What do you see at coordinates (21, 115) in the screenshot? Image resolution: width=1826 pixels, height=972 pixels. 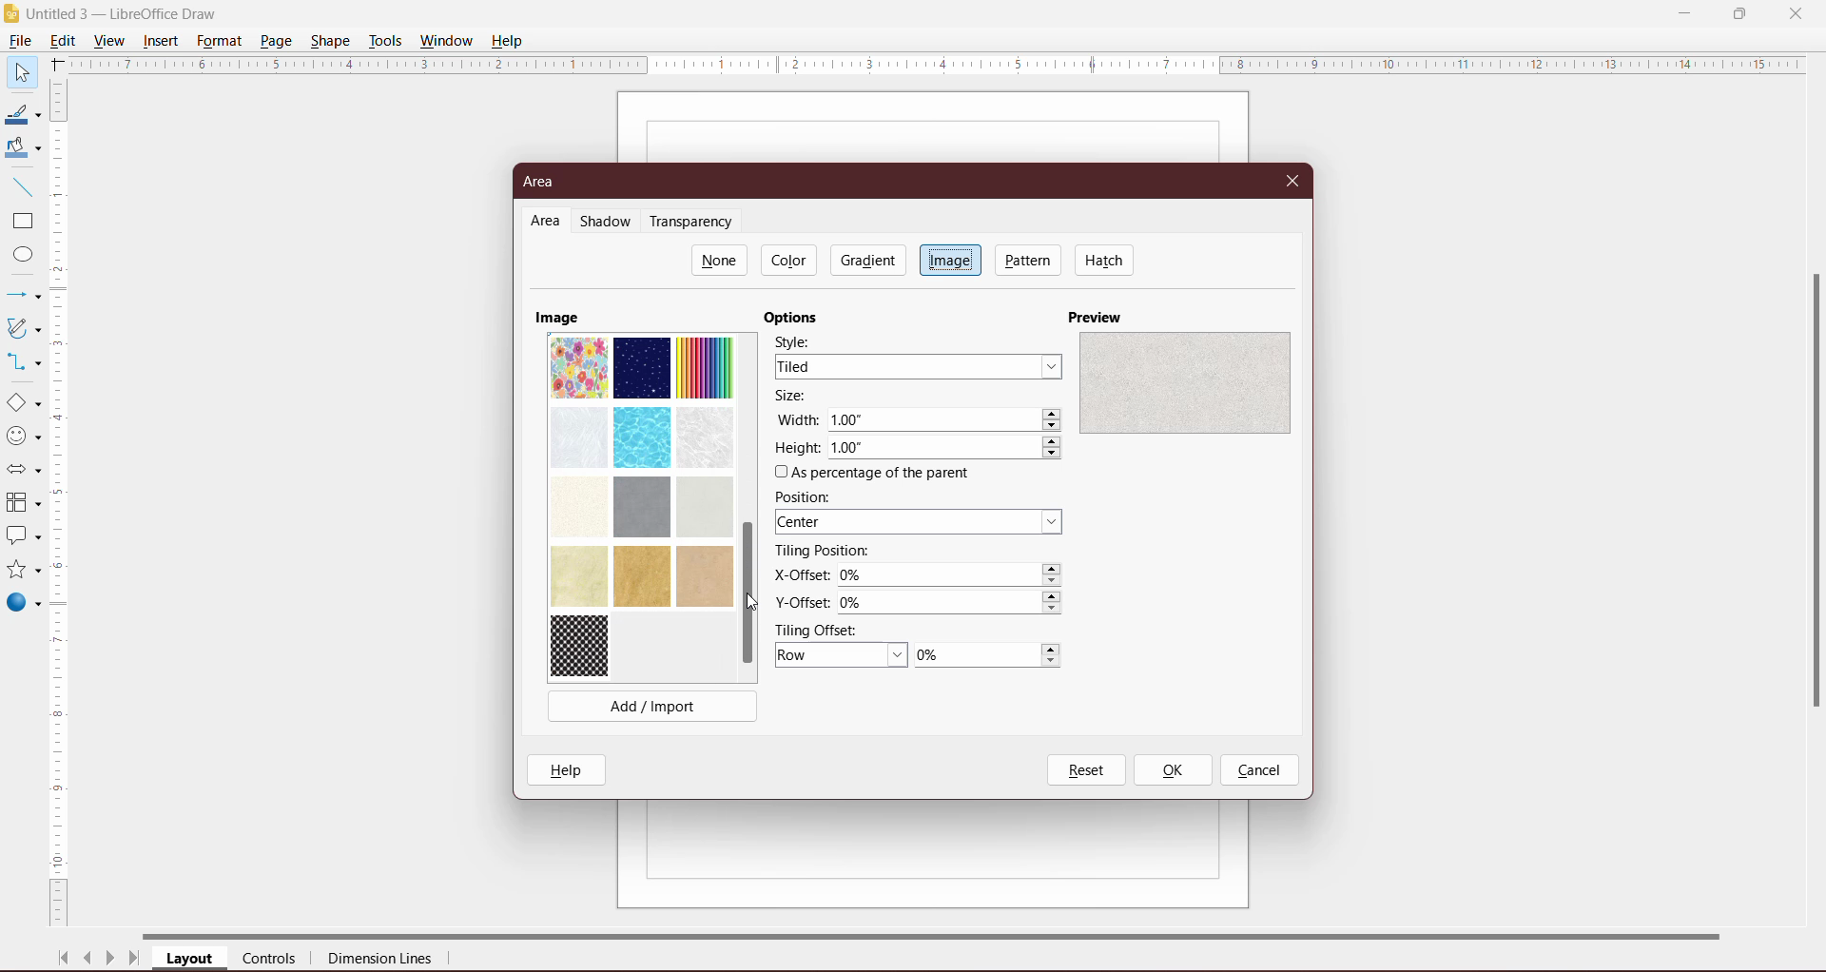 I see `Line Color` at bounding box center [21, 115].